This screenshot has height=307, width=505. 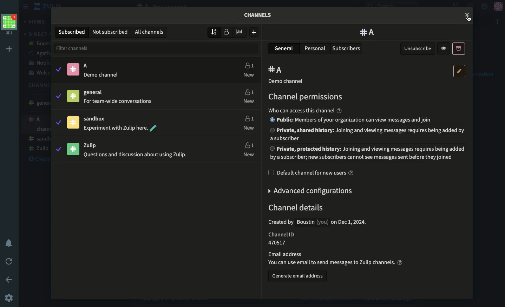 I want to click on Options, so click(x=498, y=22).